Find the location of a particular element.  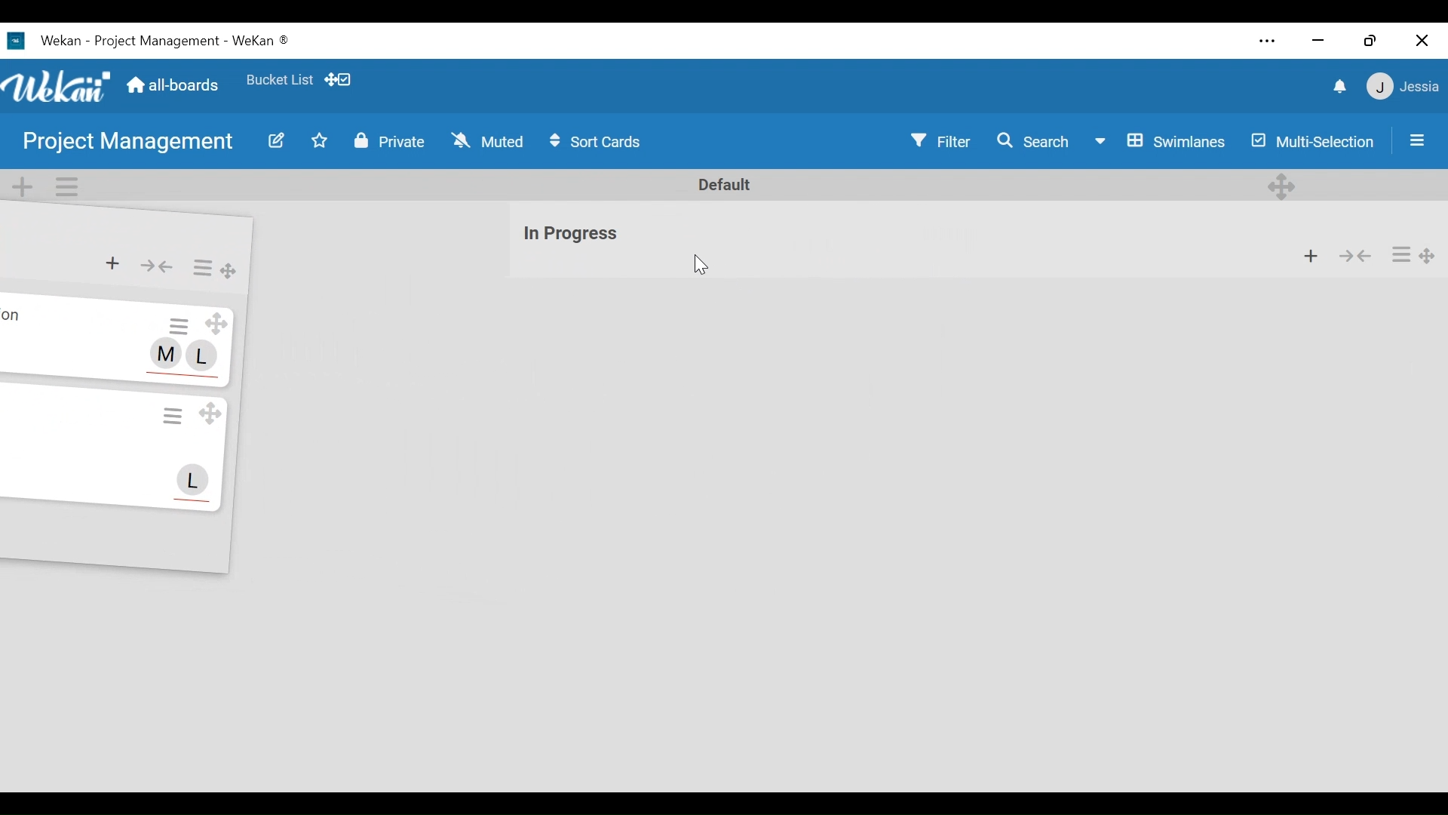

Sort Cards is located at coordinates (595, 142).